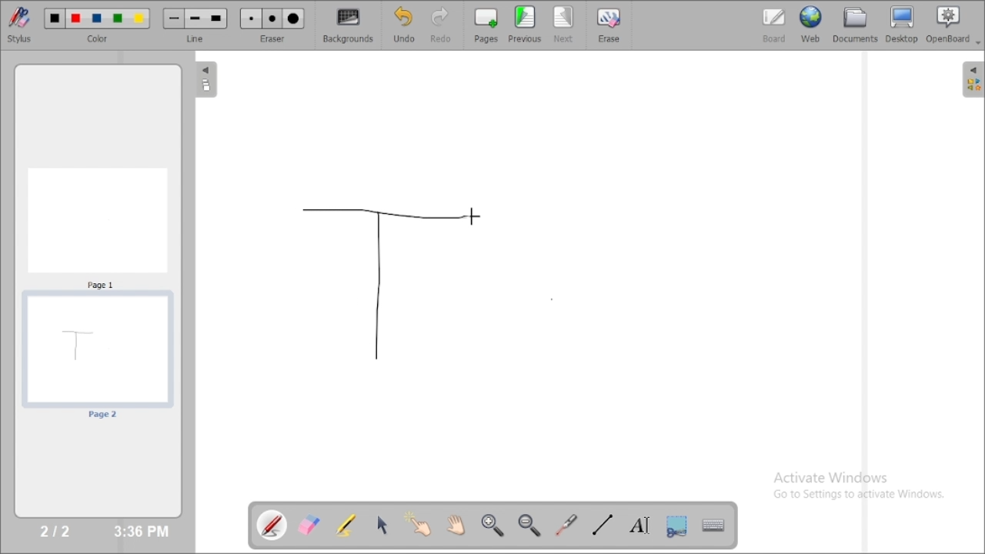 This screenshot has height=554, width=985. What do you see at coordinates (273, 525) in the screenshot?
I see `annotate document` at bounding box center [273, 525].